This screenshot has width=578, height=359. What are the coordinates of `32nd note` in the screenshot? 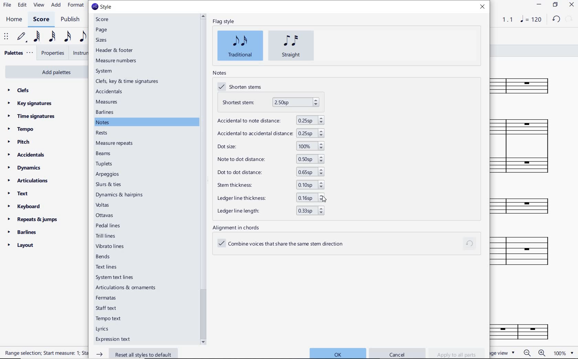 It's located at (52, 37).